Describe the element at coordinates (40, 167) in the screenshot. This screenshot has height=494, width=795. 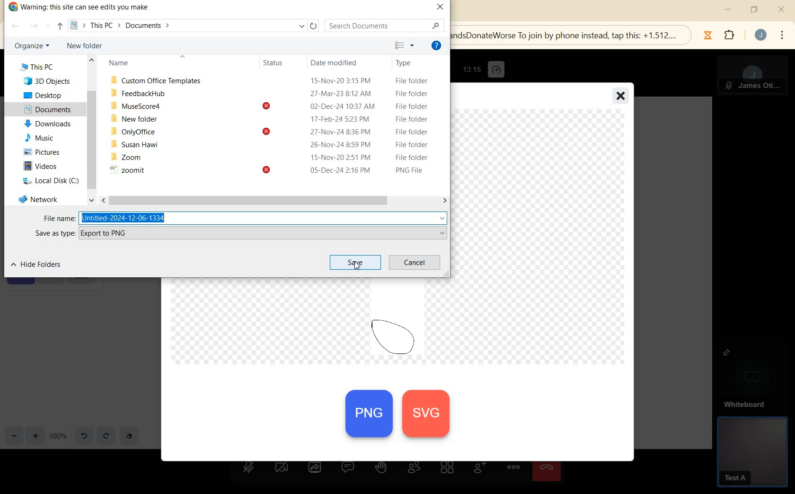
I see `videos` at that location.